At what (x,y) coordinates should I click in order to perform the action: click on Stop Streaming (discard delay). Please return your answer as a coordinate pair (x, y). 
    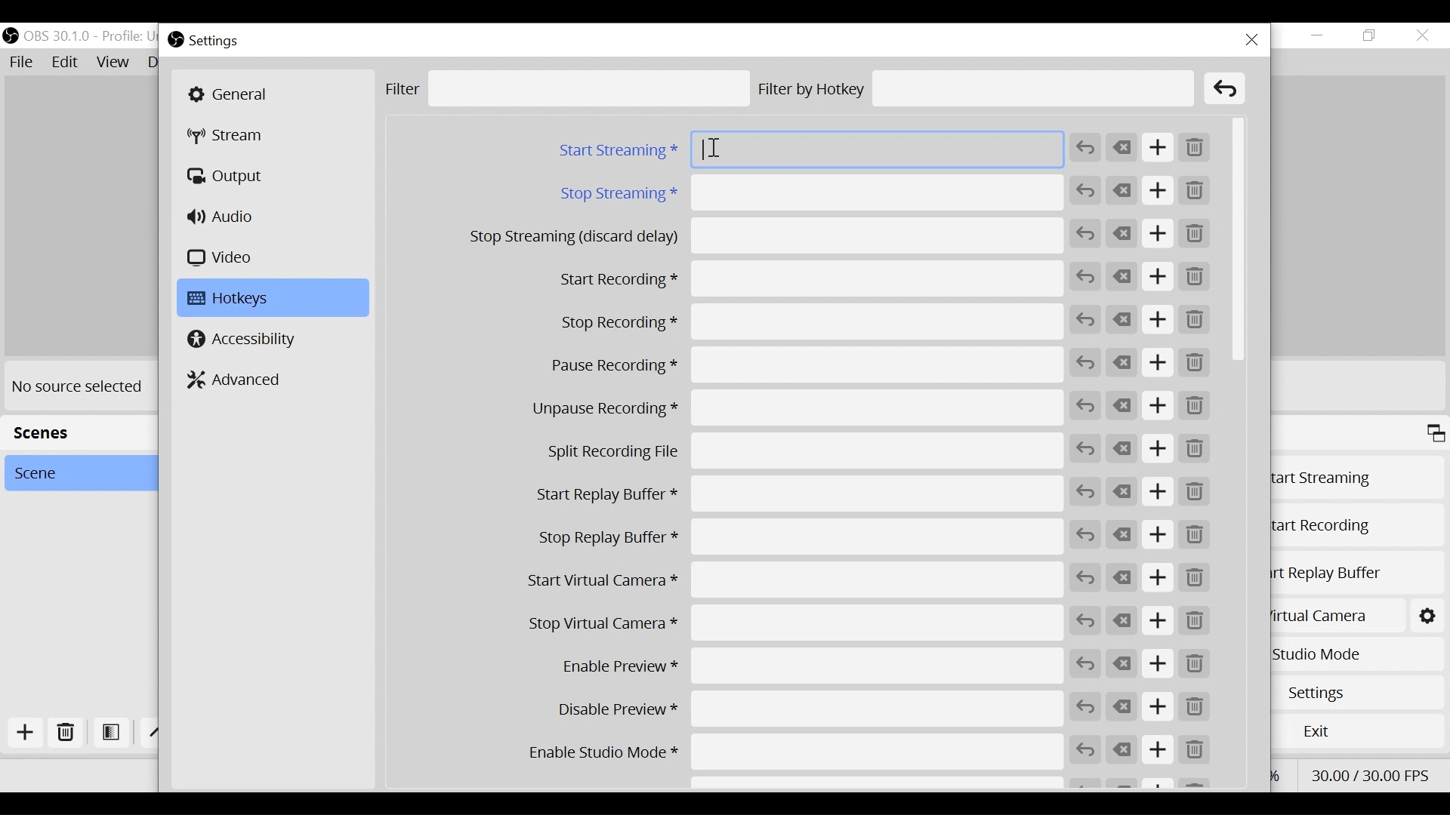
    Looking at the image, I should click on (767, 235).